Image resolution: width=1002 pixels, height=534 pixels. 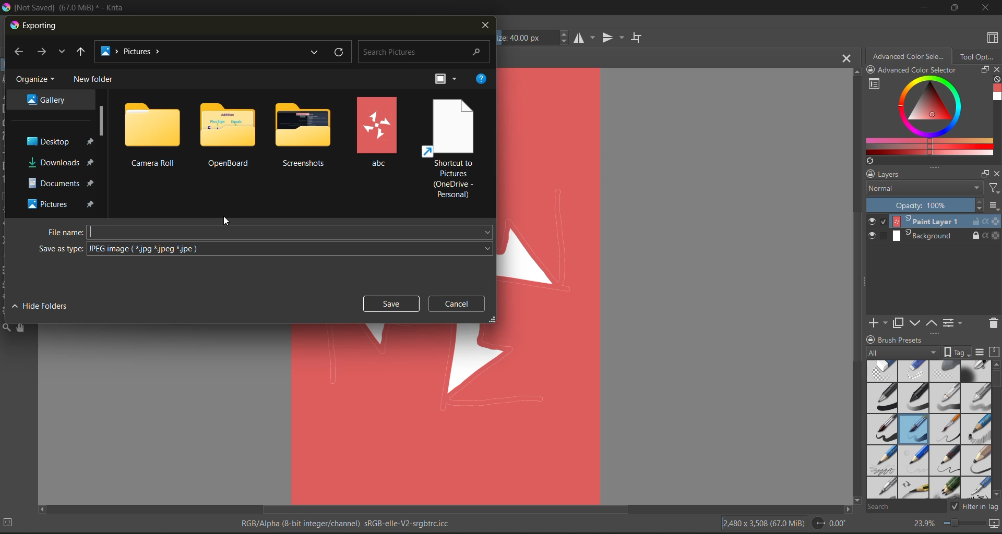 I want to click on folders and files, so click(x=230, y=133).